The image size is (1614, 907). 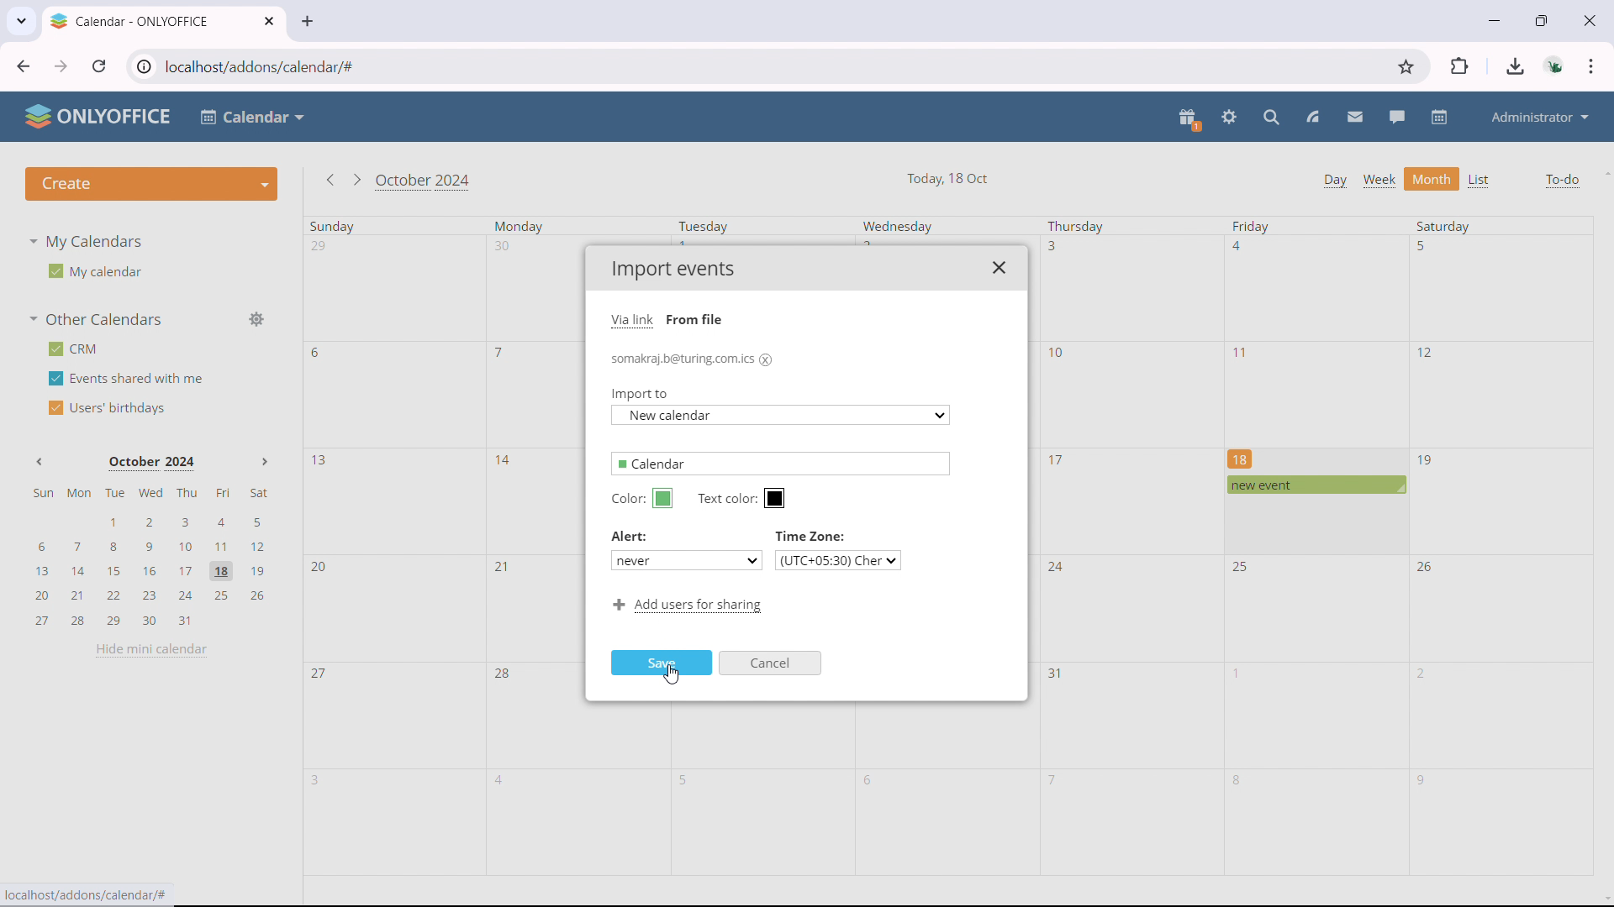 What do you see at coordinates (1516, 66) in the screenshot?
I see `downloads` at bounding box center [1516, 66].